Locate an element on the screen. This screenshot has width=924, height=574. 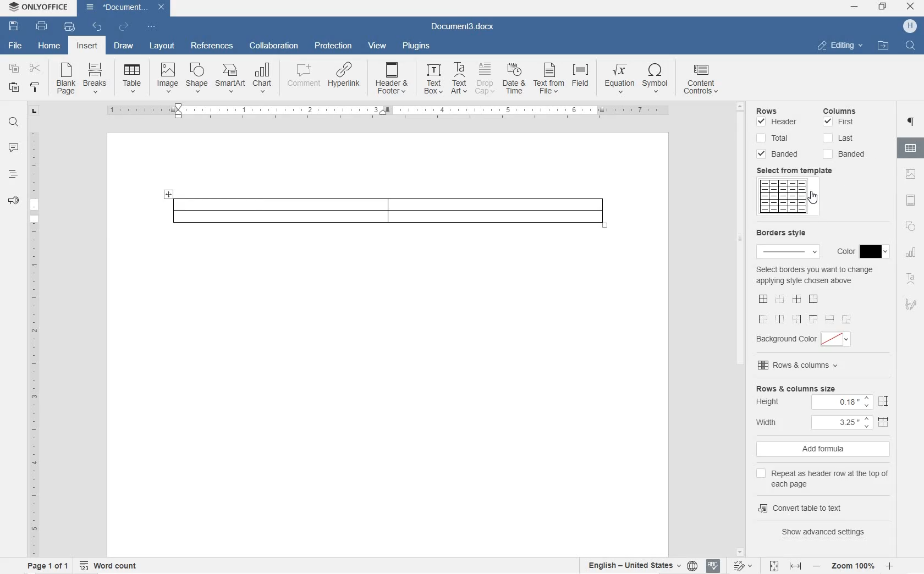
SmartArt is located at coordinates (229, 79).